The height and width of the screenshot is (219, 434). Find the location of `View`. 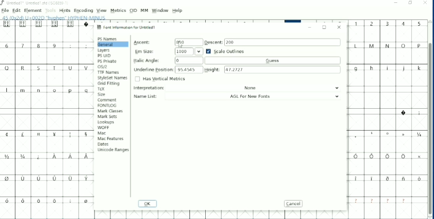

View is located at coordinates (102, 11).